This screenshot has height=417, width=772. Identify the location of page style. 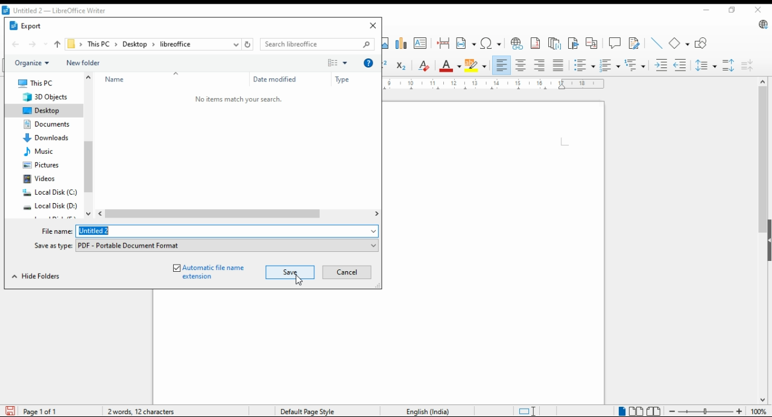
(316, 411).